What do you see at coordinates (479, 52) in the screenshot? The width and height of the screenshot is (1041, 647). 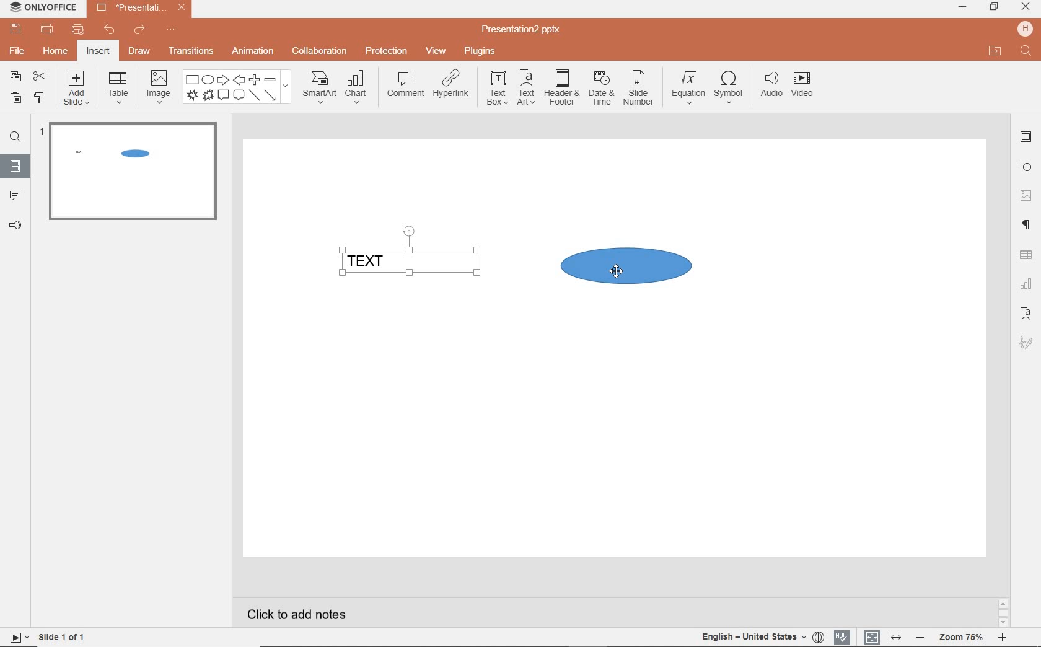 I see `plugins` at bounding box center [479, 52].